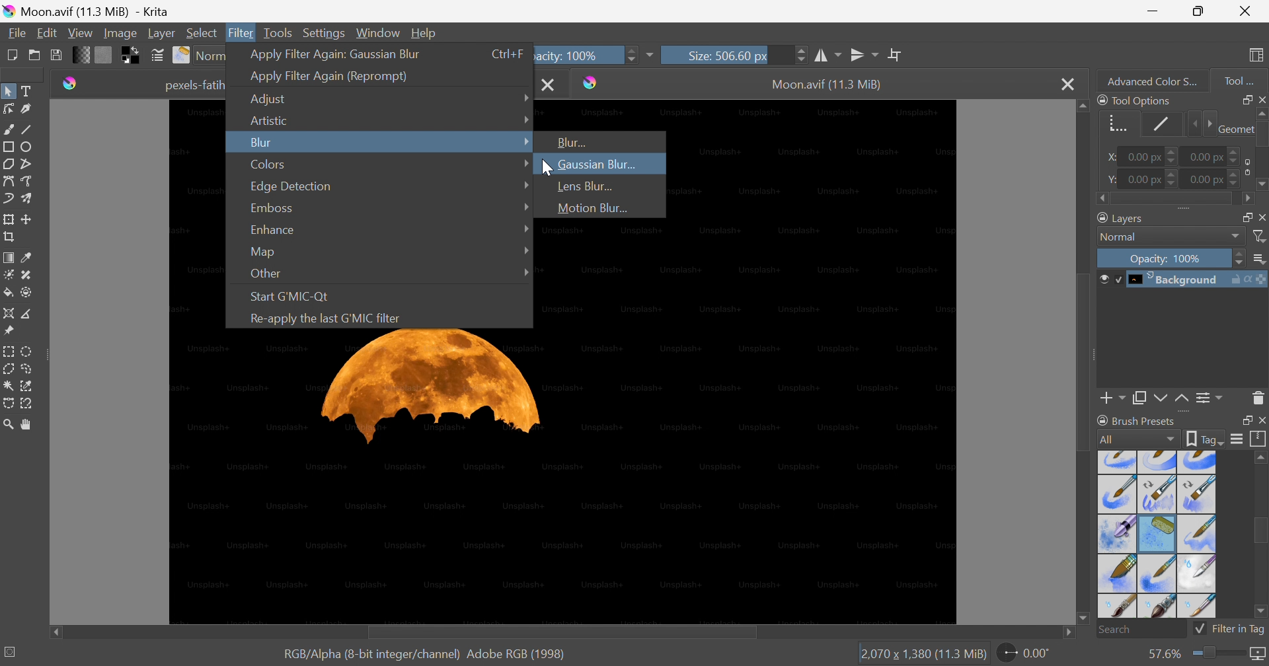 The width and height of the screenshot is (1269, 666). What do you see at coordinates (527, 96) in the screenshot?
I see `Drop Down` at bounding box center [527, 96].